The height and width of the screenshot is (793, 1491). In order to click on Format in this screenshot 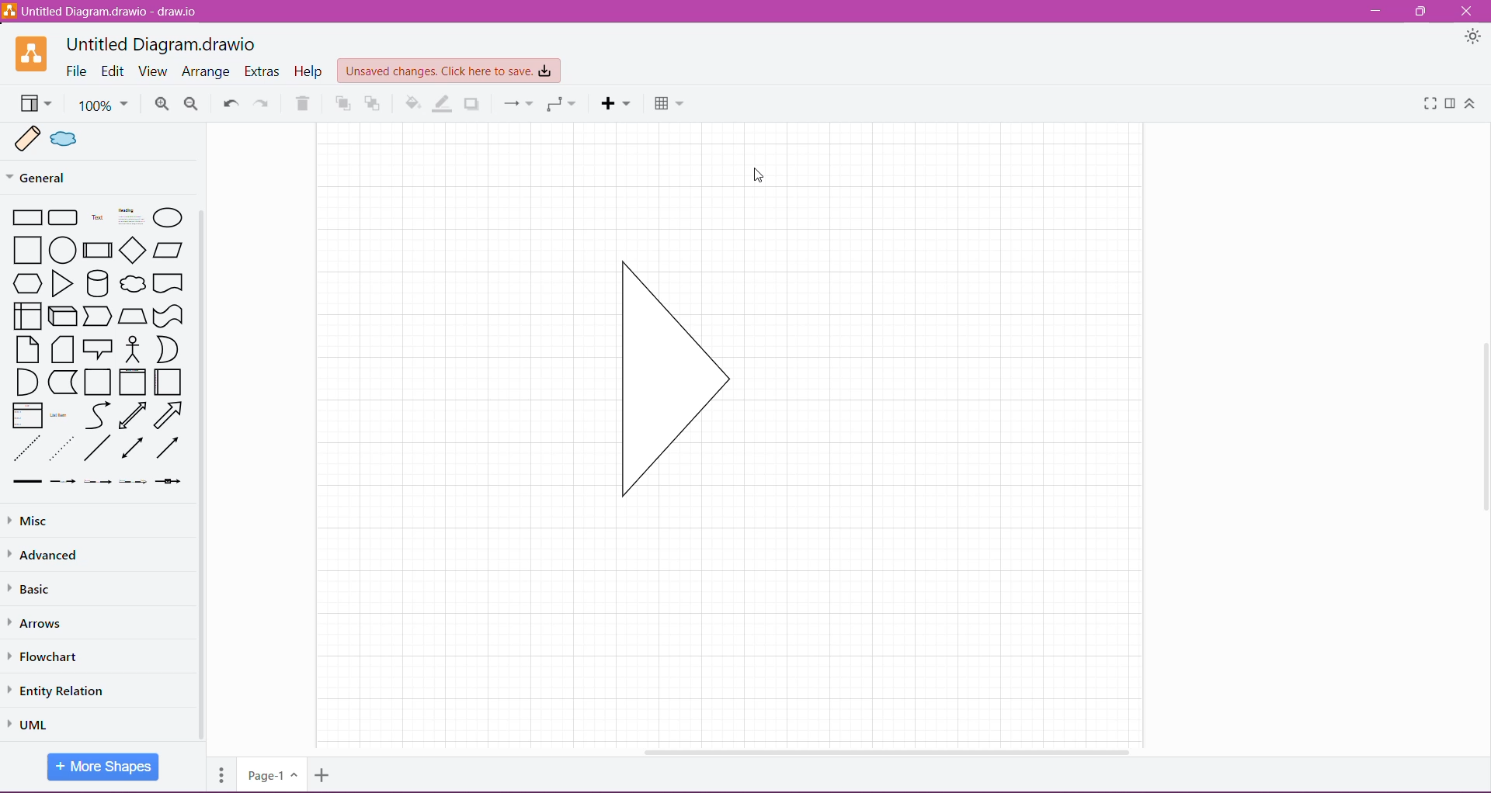, I will do `click(1450, 104)`.